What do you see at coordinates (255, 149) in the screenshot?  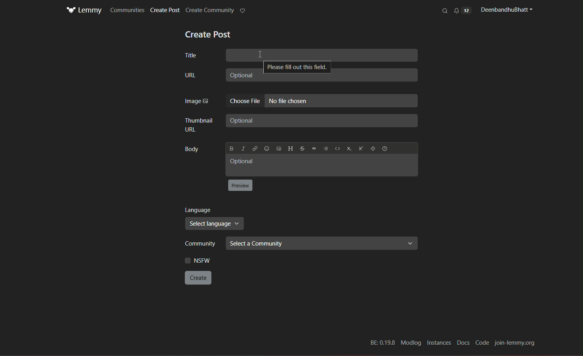 I see `link` at bounding box center [255, 149].